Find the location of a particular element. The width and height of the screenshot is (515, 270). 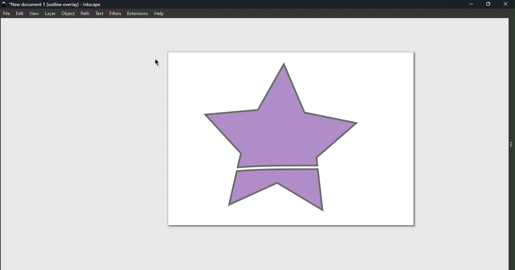

Object is located at coordinates (67, 14).